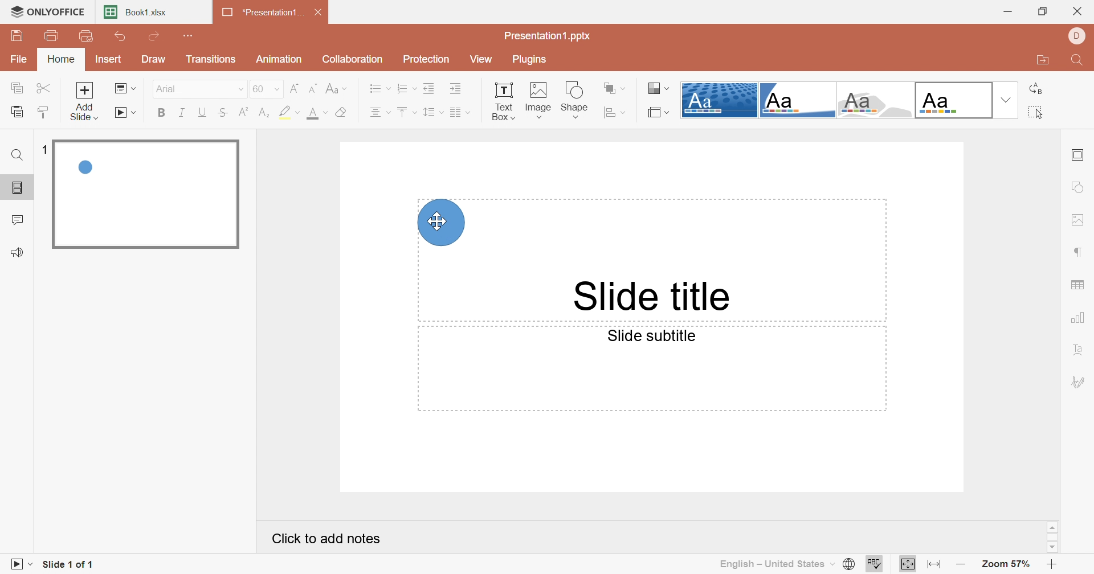 This screenshot has height=574, width=1094. Describe the element at coordinates (44, 88) in the screenshot. I see `Cut` at that location.